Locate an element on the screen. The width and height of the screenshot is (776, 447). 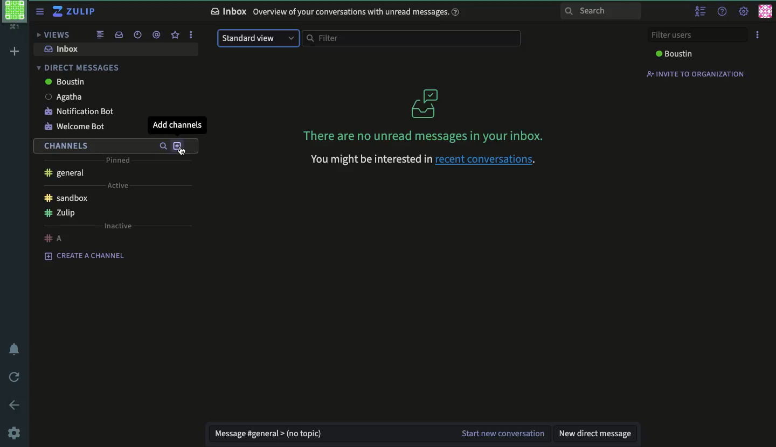
notification bot is located at coordinates (75, 112).